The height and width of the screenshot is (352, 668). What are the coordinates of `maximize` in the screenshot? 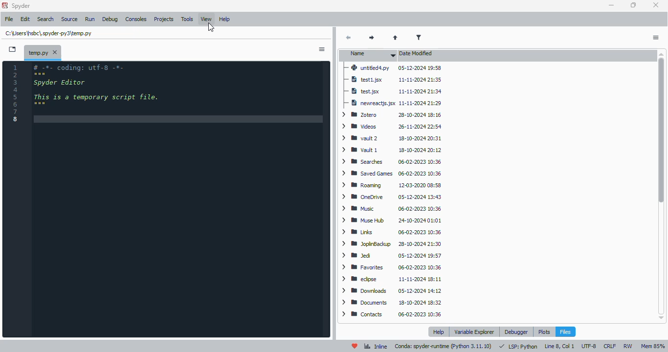 It's located at (633, 5).